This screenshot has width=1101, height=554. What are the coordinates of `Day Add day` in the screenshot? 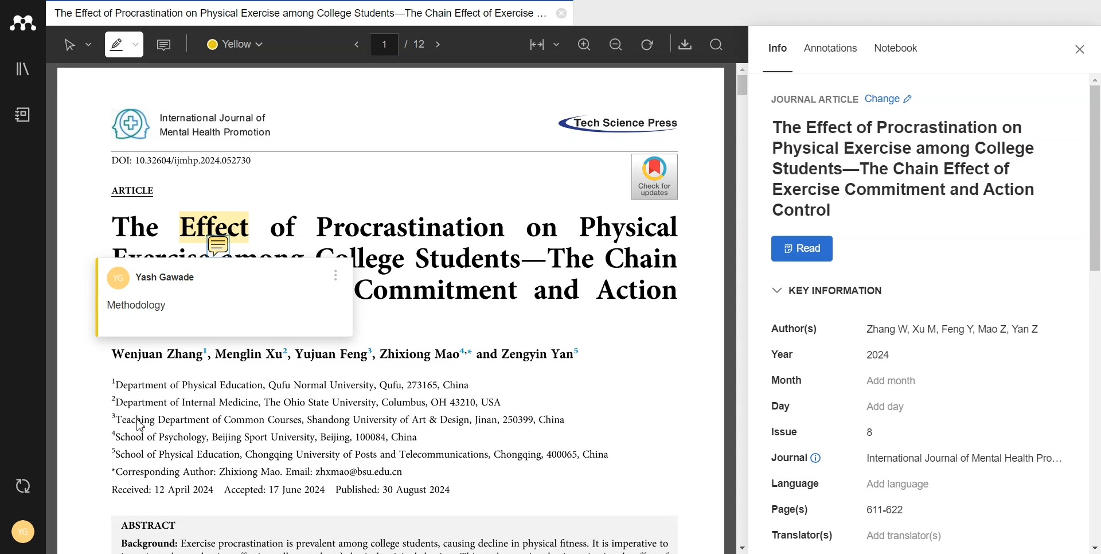 It's located at (838, 406).